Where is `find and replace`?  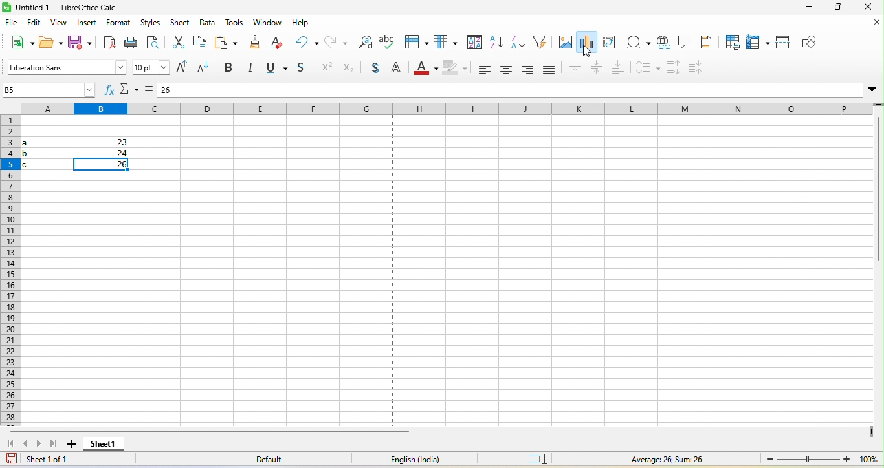 find and replace is located at coordinates (367, 41).